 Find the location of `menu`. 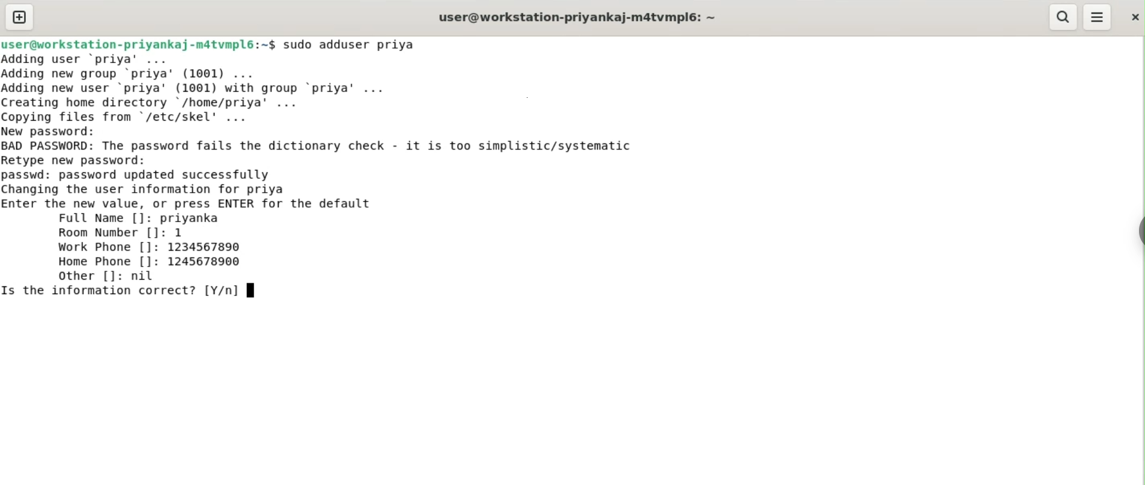

menu is located at coordinates (1098, 17).